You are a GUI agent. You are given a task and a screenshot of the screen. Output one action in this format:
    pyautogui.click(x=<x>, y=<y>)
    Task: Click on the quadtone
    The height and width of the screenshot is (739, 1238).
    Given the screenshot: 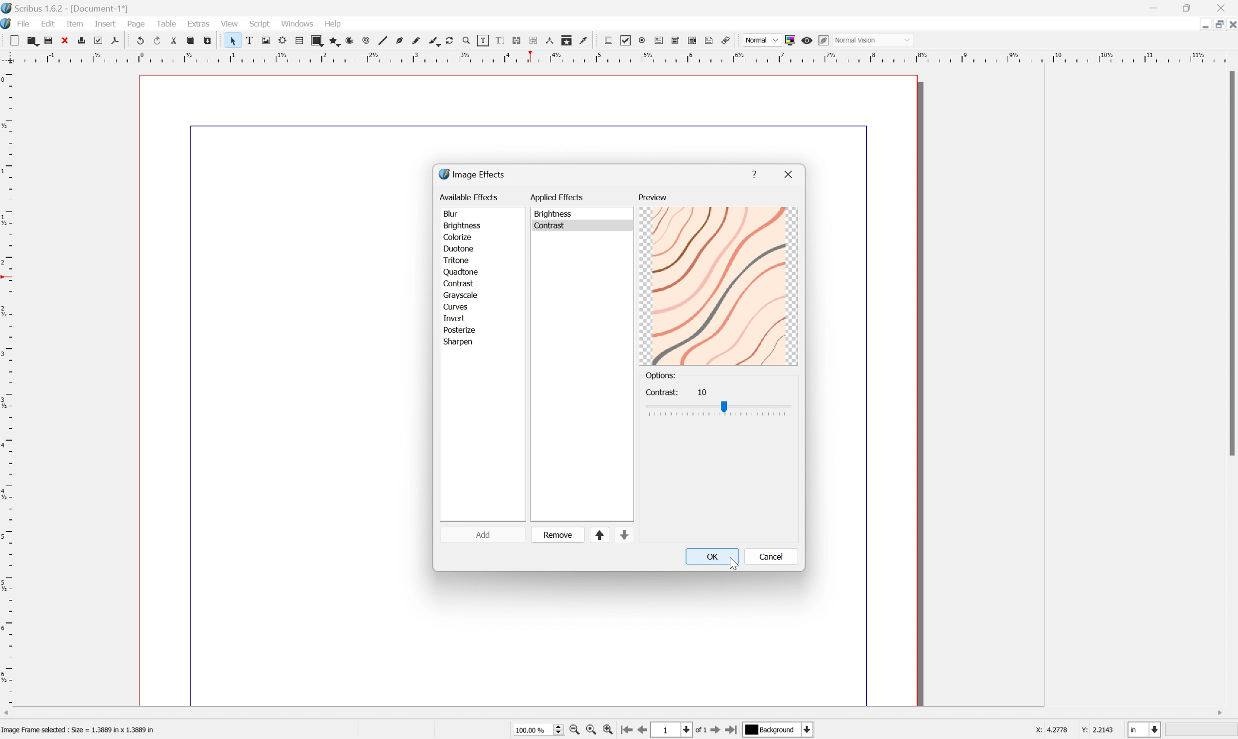 What is the action you would take?
    pyautogui.click(x=460, y=270)
    